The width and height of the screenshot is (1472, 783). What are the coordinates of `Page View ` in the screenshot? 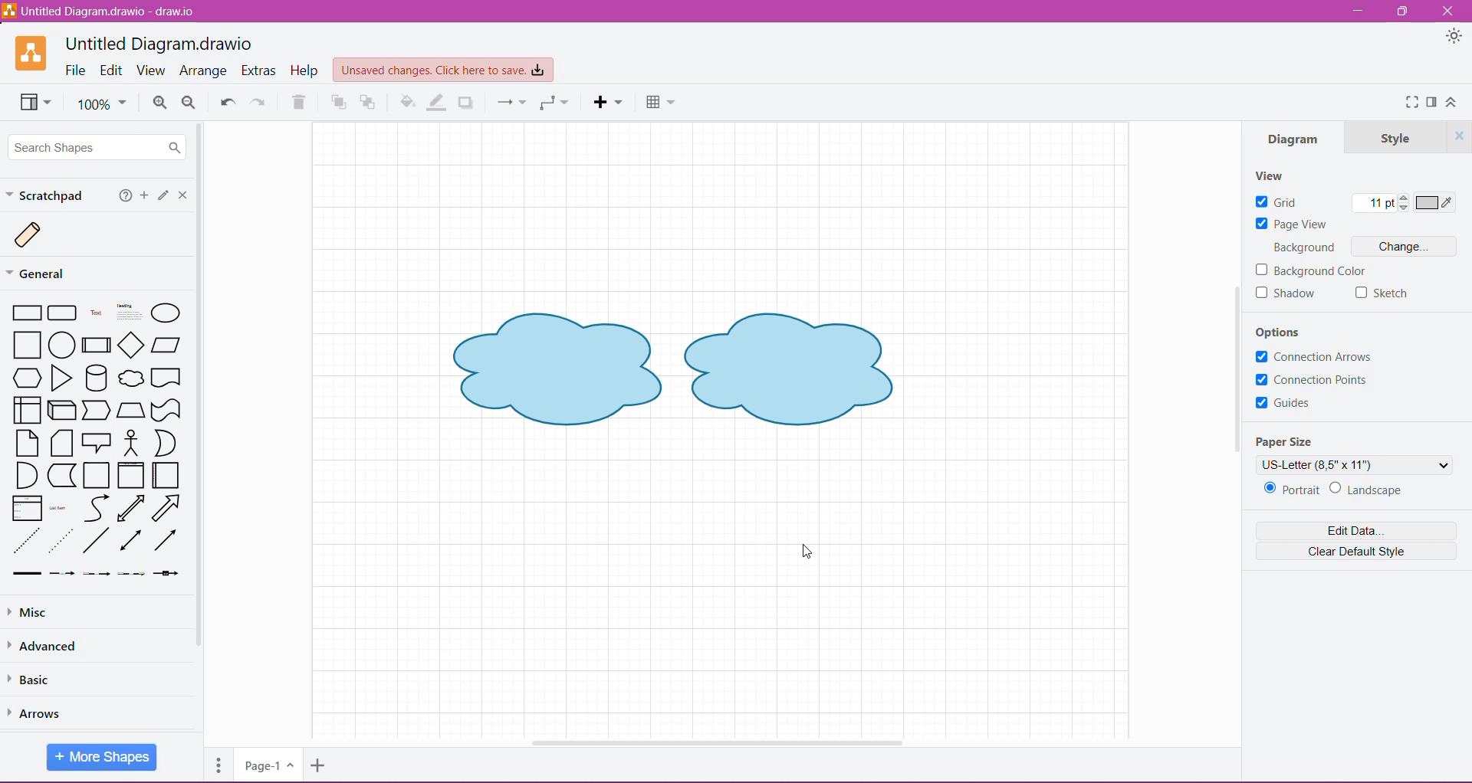 It's located at (1293, 224).